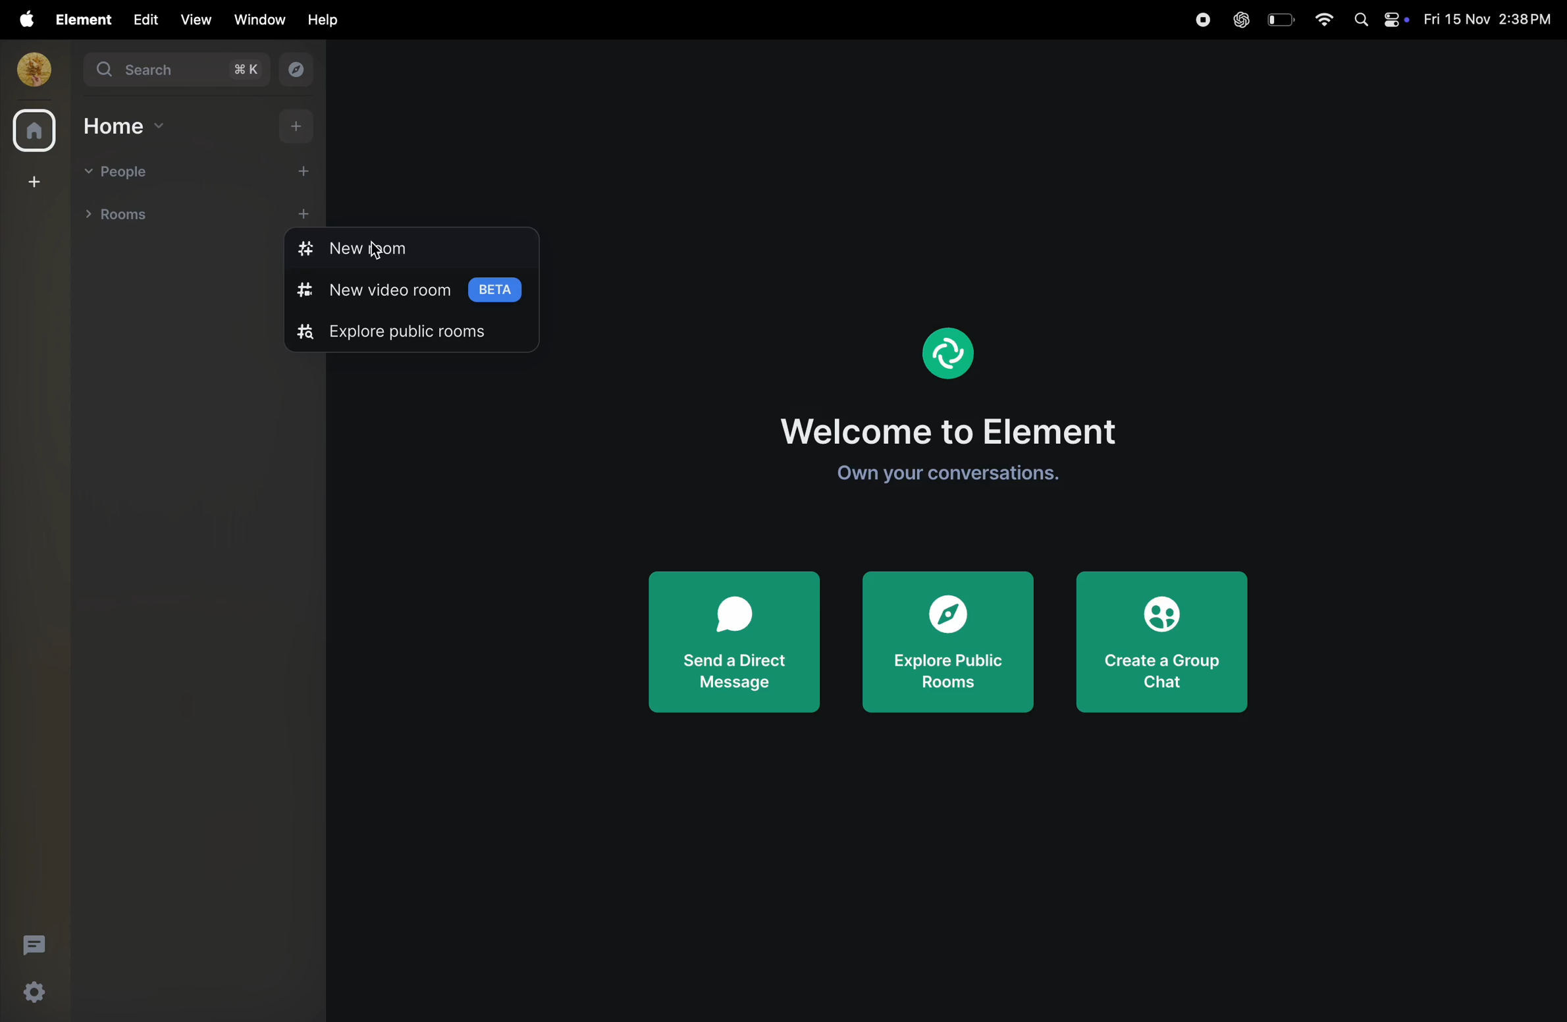 This screenshot has width=1567, height=1022. What do you see at coordinates (1165, 643) in the screenshot?
I see `create chat group` at bounding box center [1165, 643].